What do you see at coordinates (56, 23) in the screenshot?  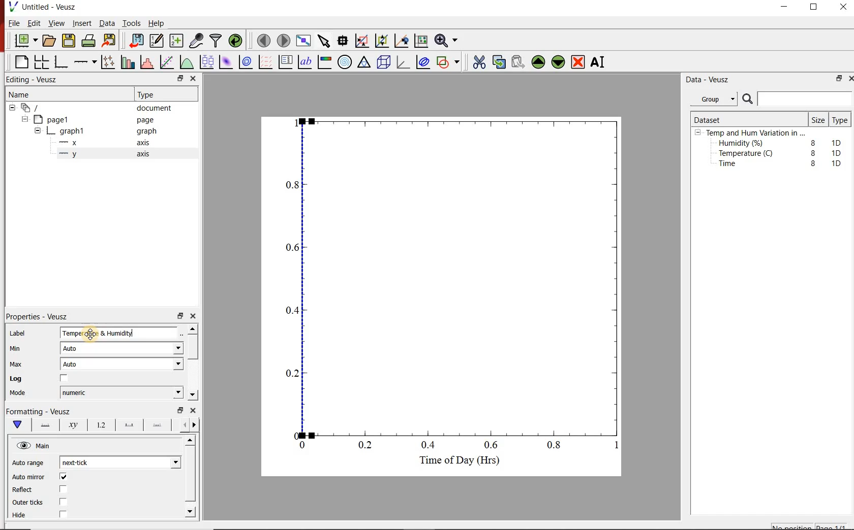 I see `View` at bounding box center [56, 23].